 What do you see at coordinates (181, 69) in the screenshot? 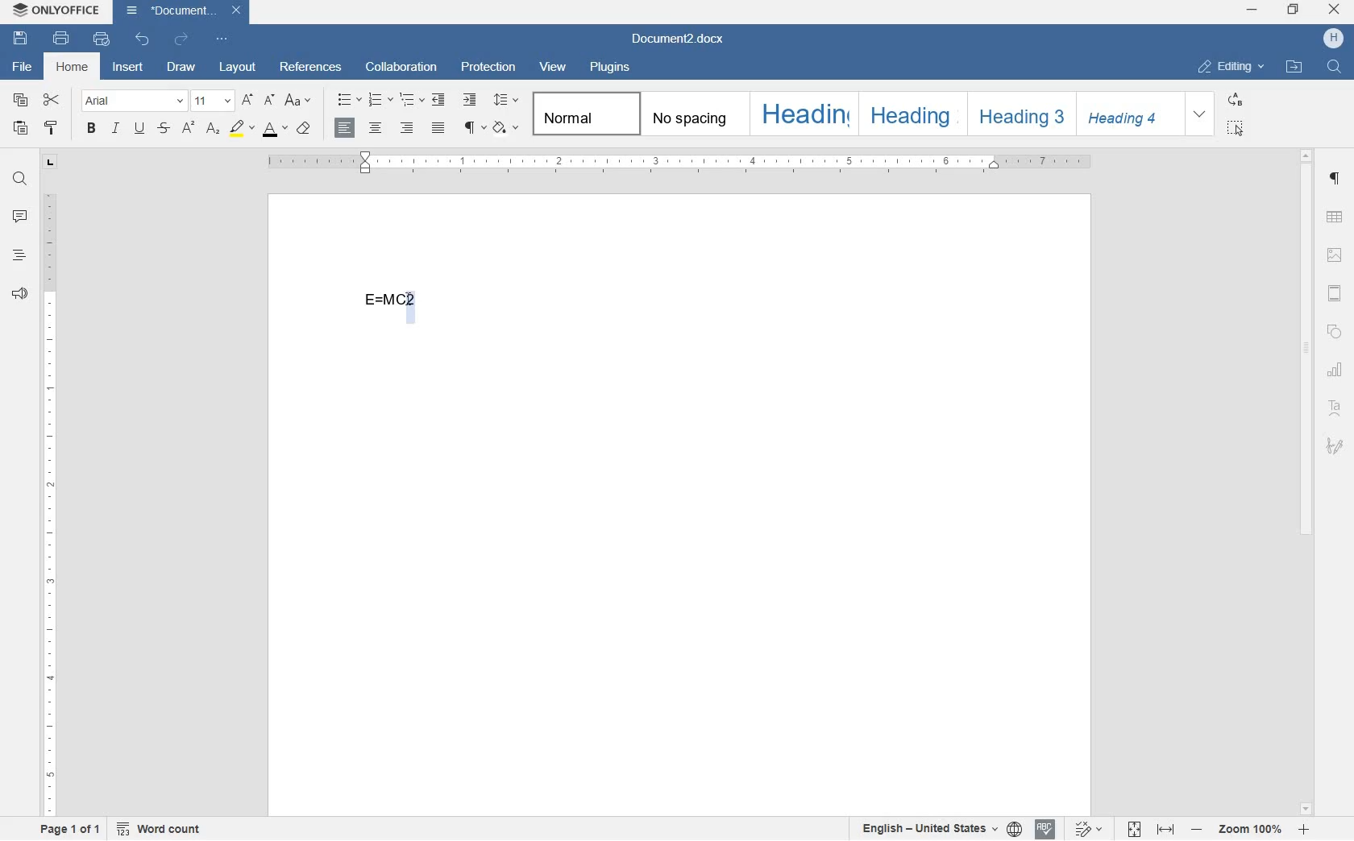
I see `draw` at bounding box center [181, 69].